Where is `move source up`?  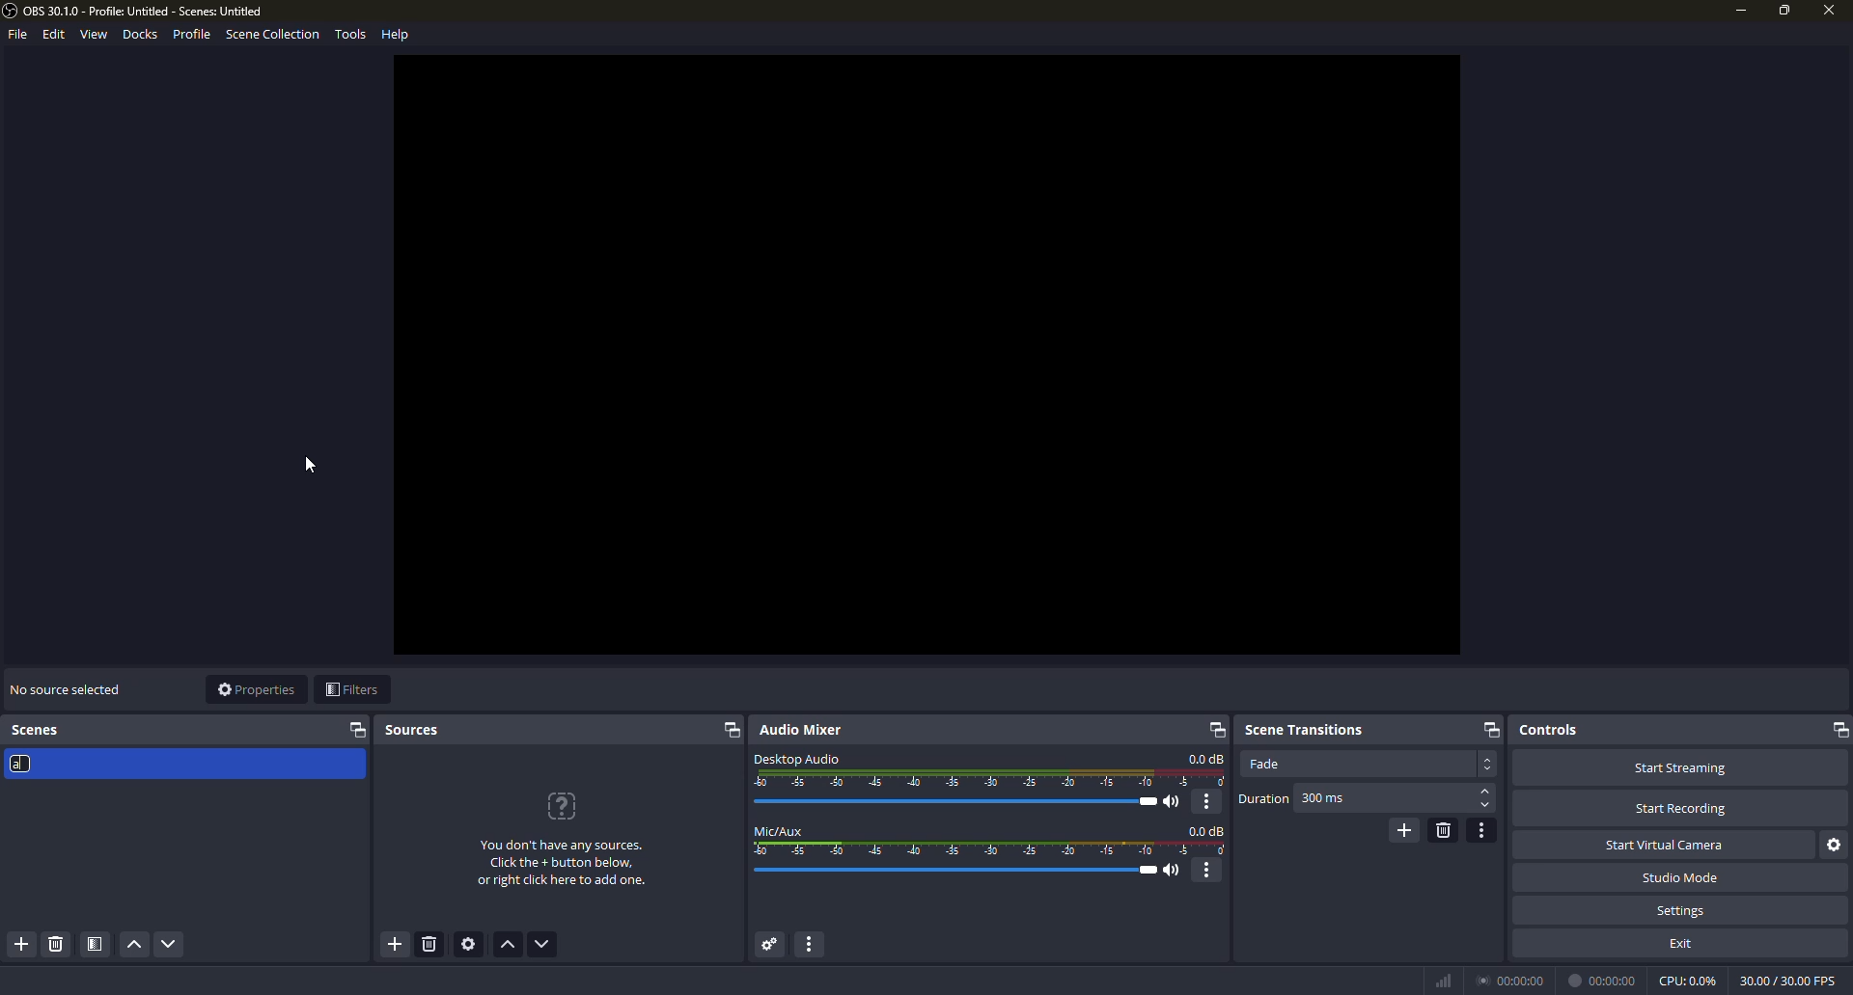 move source up is located at coordinates (510, 946).